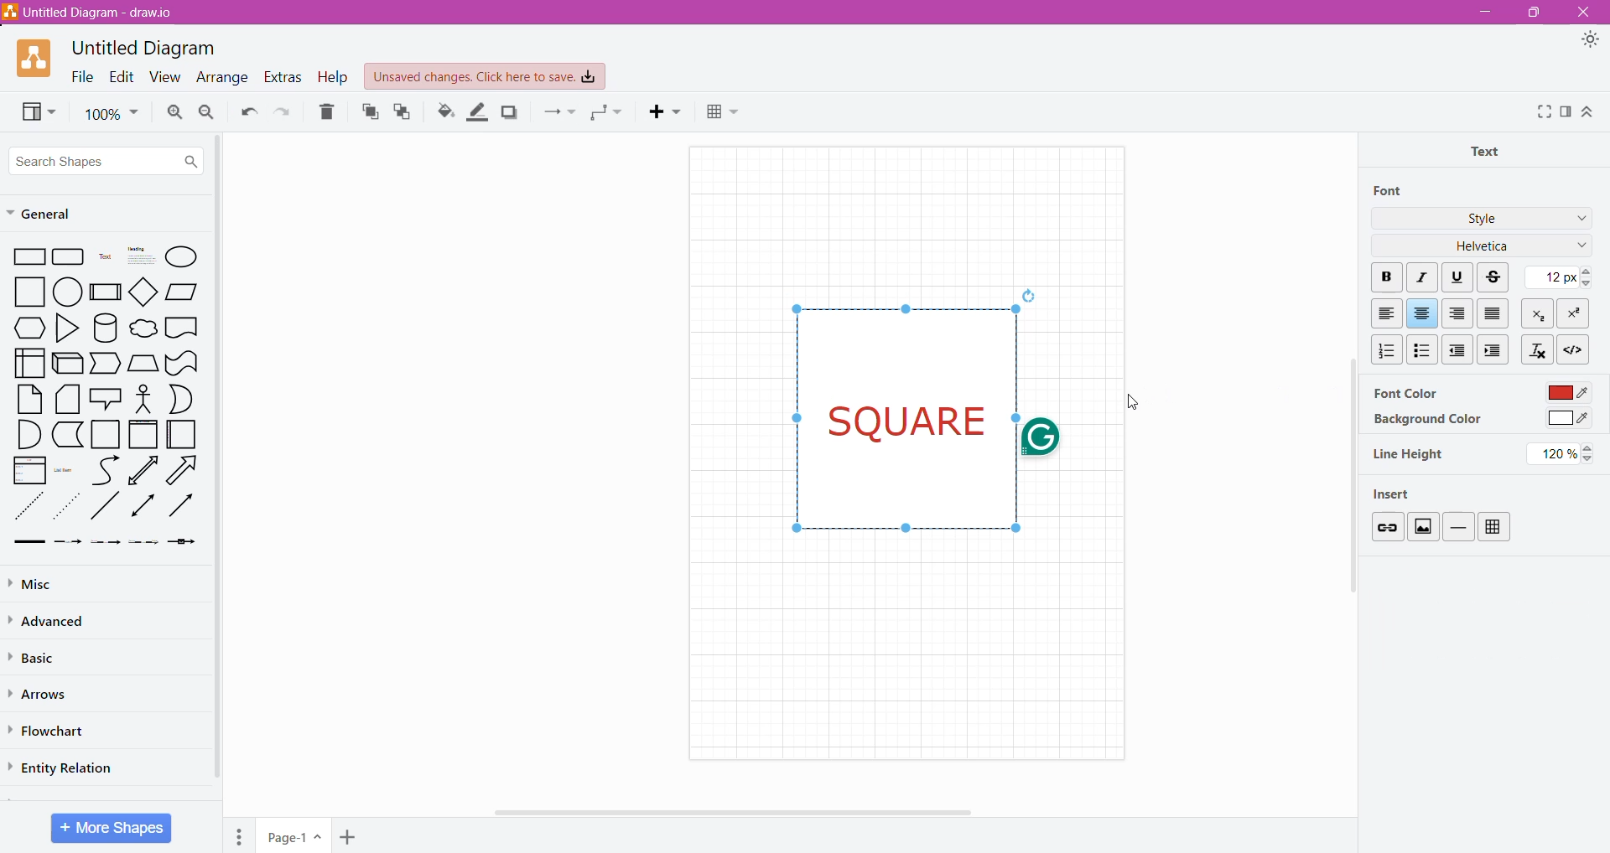 This screenshot has height=853, width=1610. Describe the element at coordinates (406, 112) in the screenshot. I see `To Back` at that location.